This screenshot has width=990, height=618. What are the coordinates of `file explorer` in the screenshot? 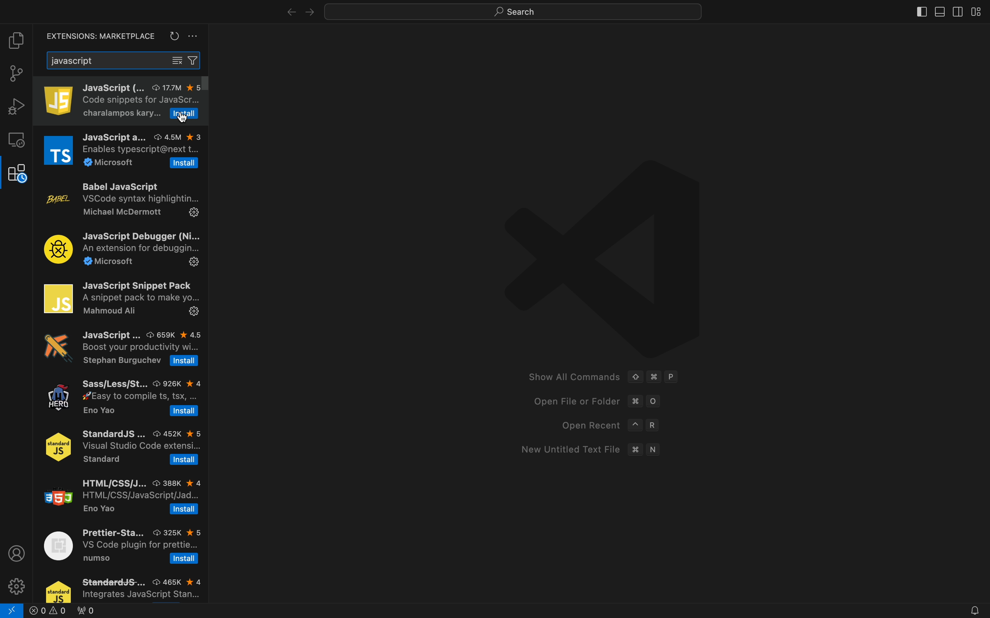 It's located at (18, 40).